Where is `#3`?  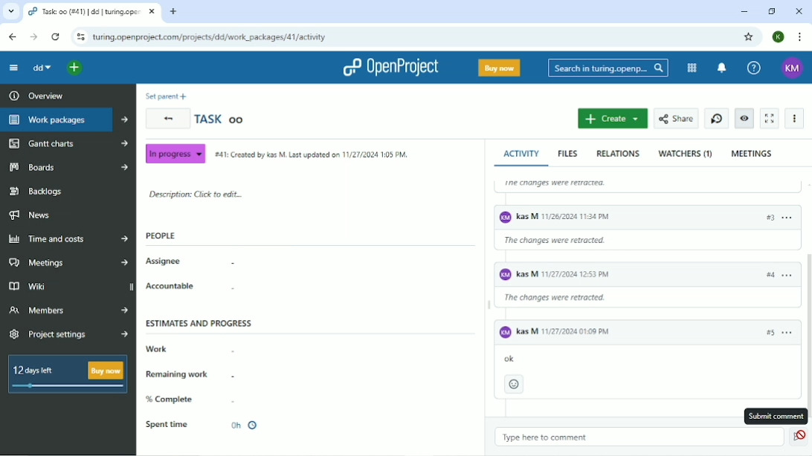
#3 is located at coordinates (767, 216).